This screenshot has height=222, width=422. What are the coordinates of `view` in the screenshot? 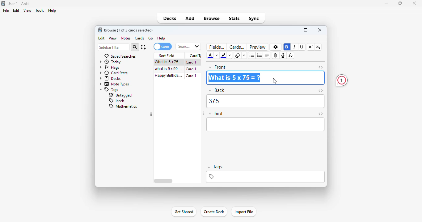 It's located at (28, 10).